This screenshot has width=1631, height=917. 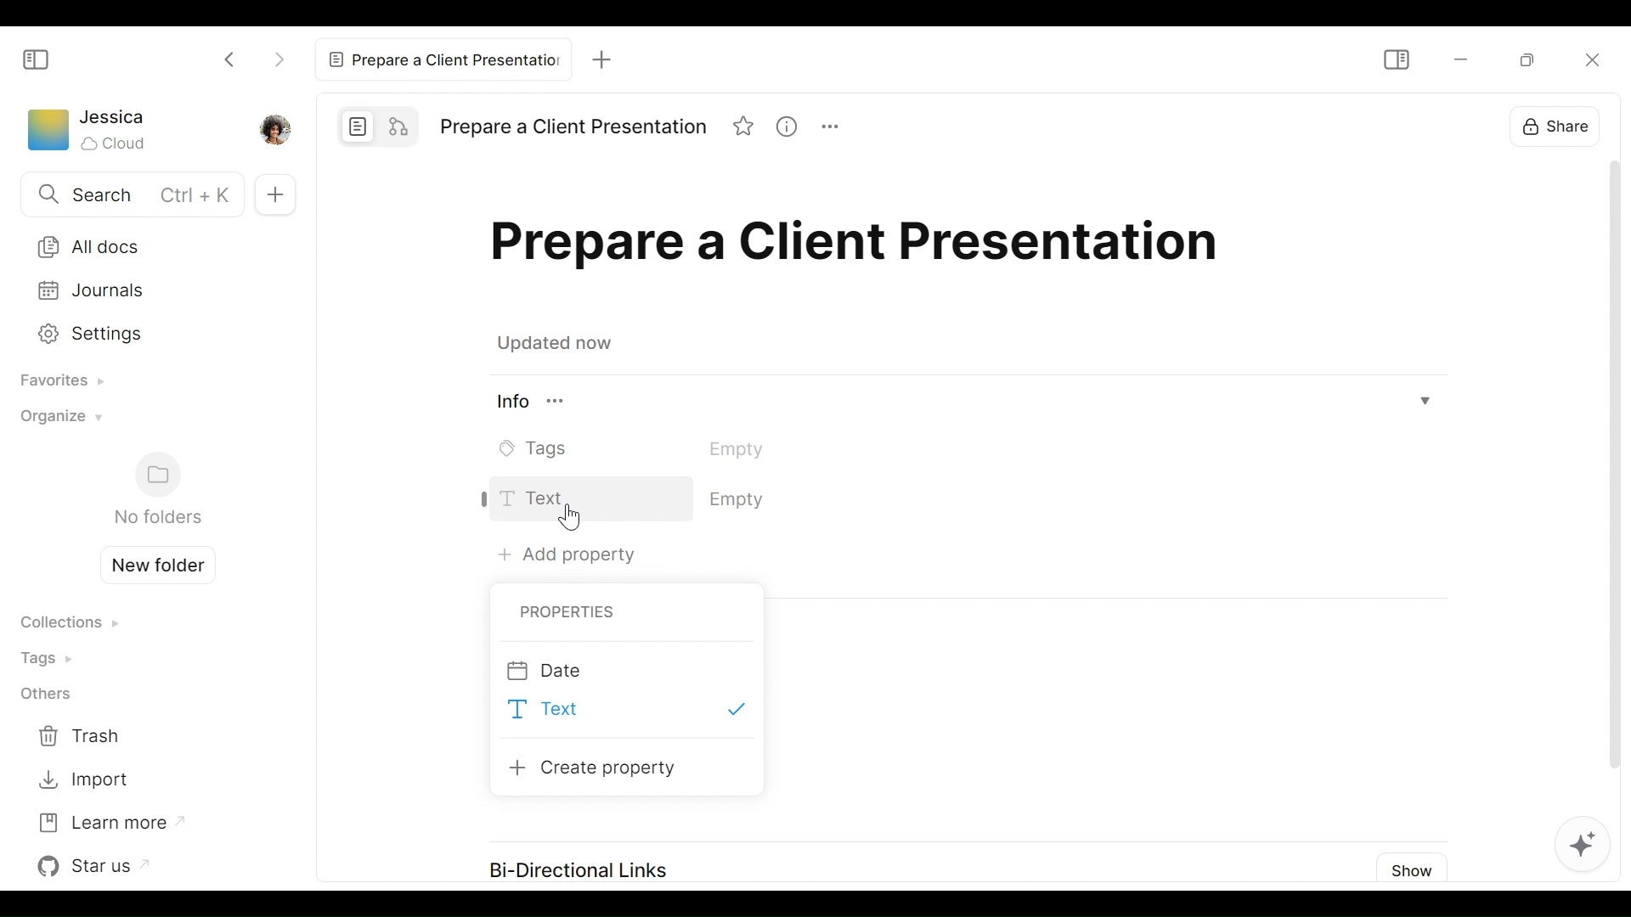 I want to click on Star us, so click(x=98, y=866).